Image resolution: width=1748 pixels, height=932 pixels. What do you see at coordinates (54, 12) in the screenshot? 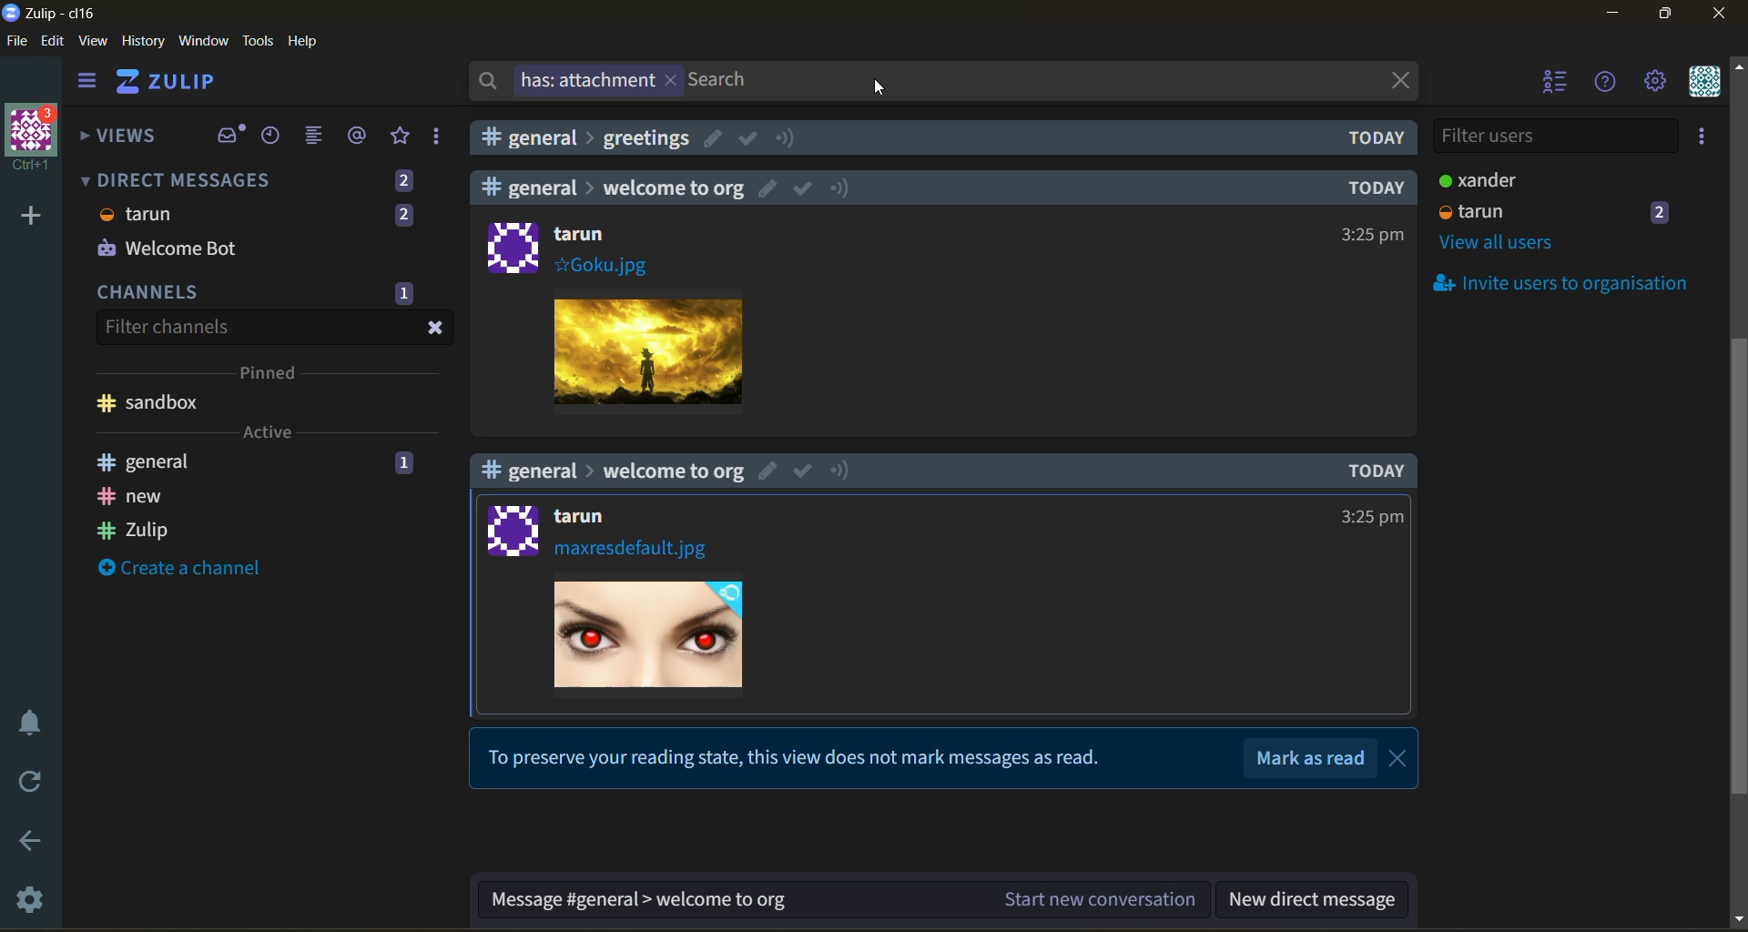
I see `Zulip-cl16` at bounding box center [54, 12].